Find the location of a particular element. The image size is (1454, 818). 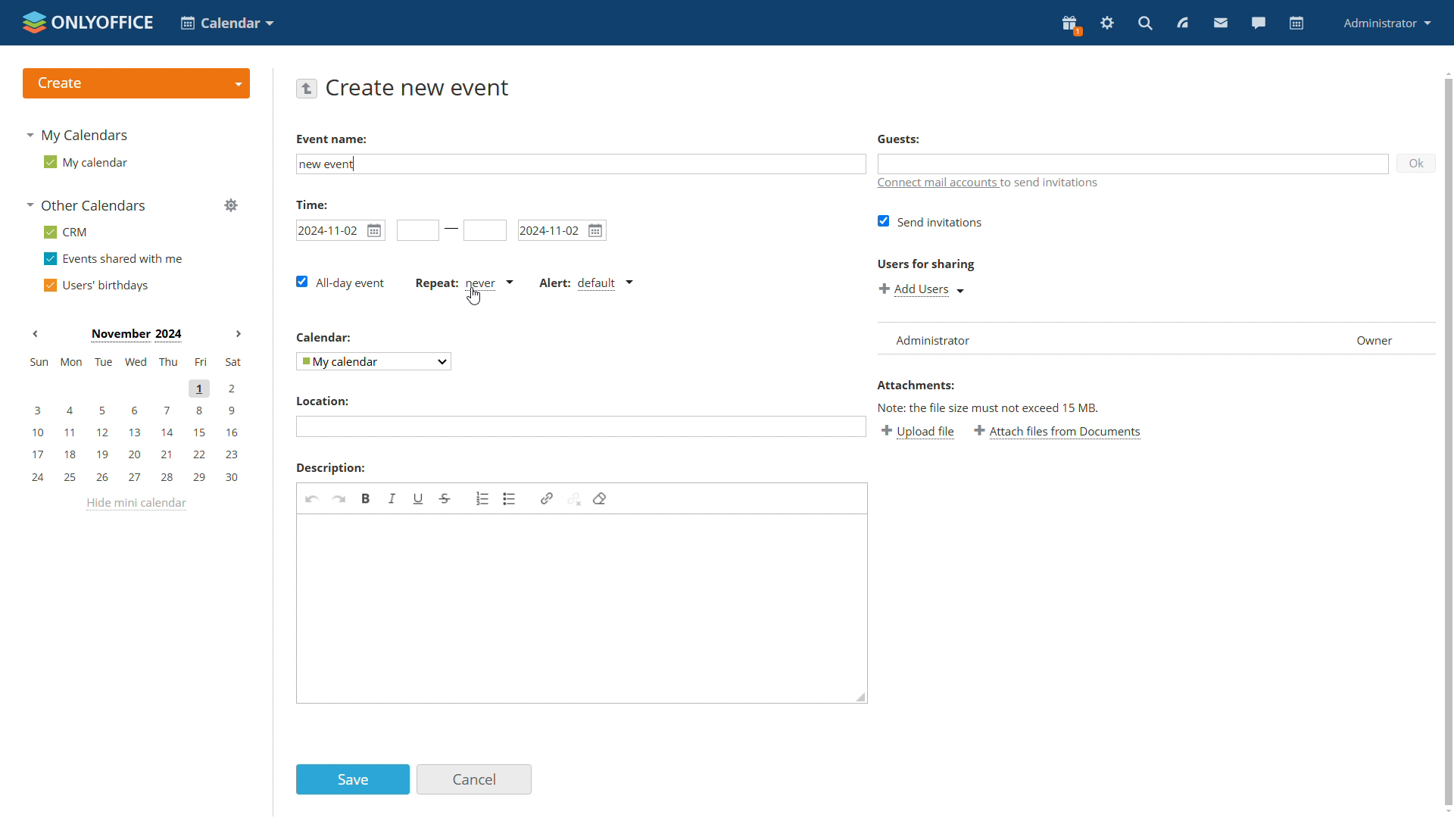

event end date is located at coordinates (562, 229).